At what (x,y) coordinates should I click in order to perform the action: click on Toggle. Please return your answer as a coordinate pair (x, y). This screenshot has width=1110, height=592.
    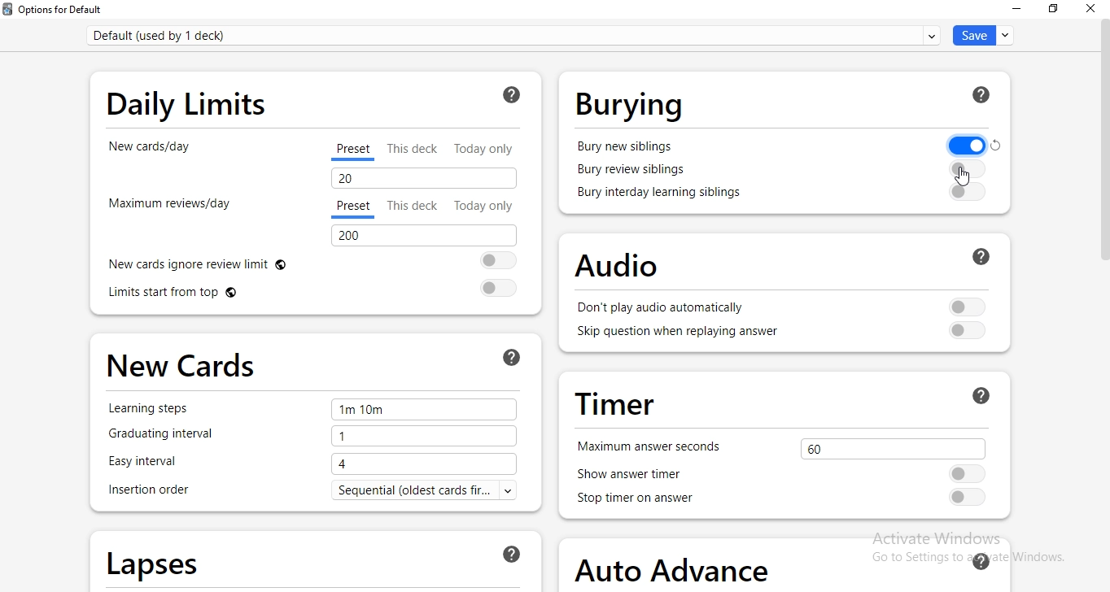
    Looking at the image, I should click on (969, 305).